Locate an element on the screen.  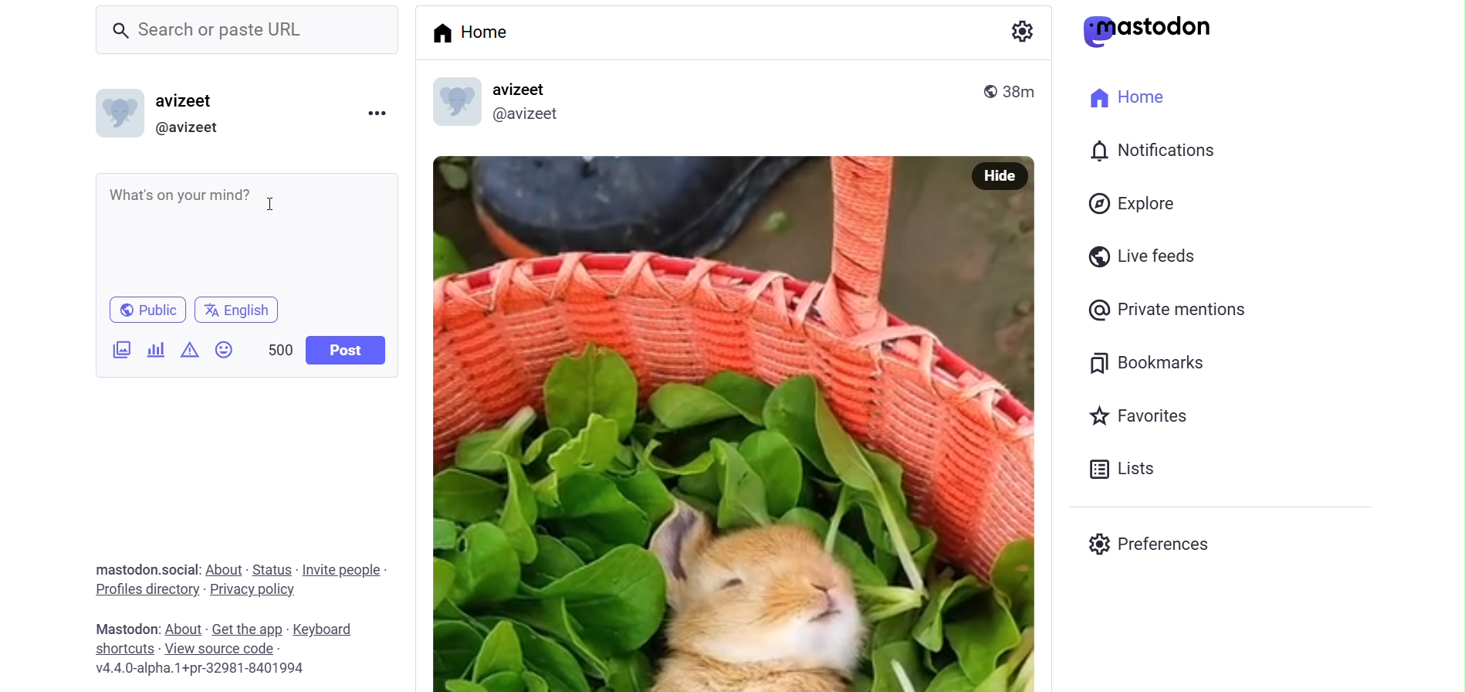
Public is located at coordinates (150, 308).